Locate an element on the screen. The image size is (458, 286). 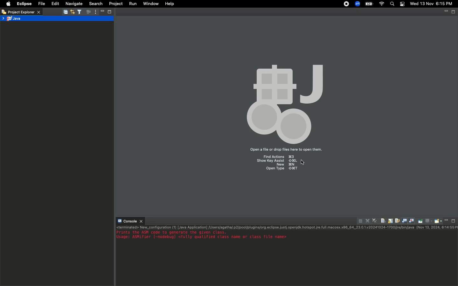
Maximize is located at coordinates (110, 12).